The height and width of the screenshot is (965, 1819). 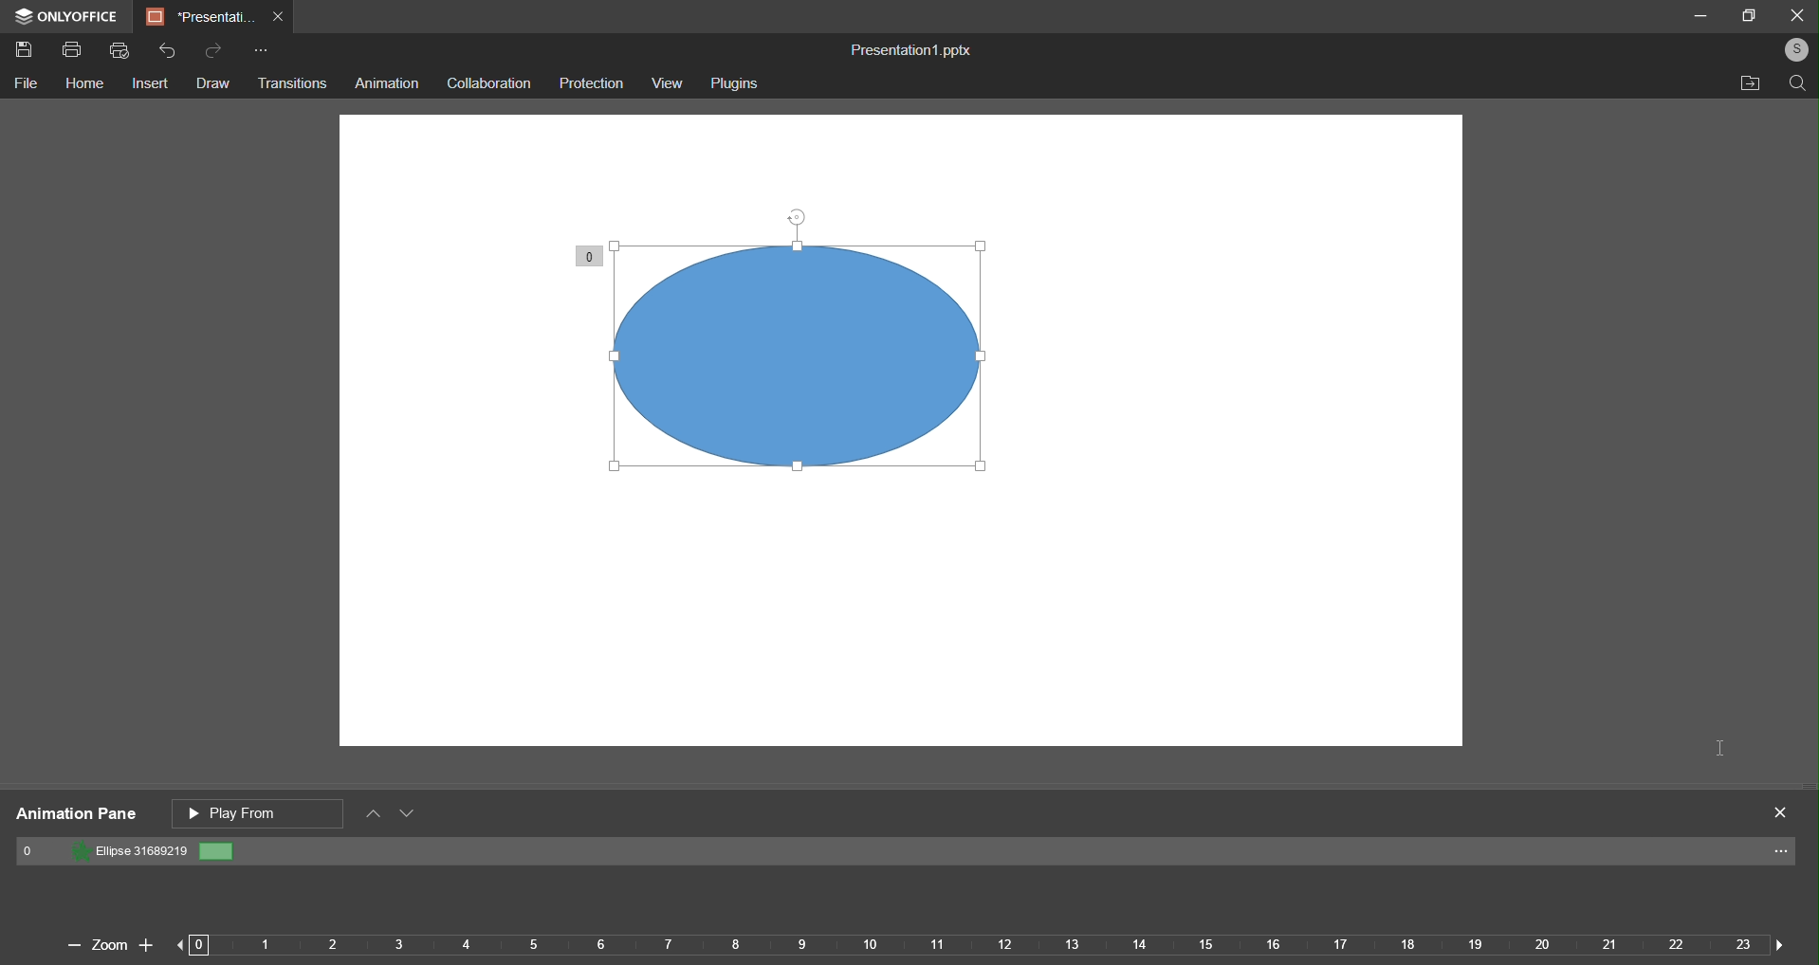 What do you see at coordinates (292, 84) in the screenshot?
I see `transitions` at bounding box center [292, 84].